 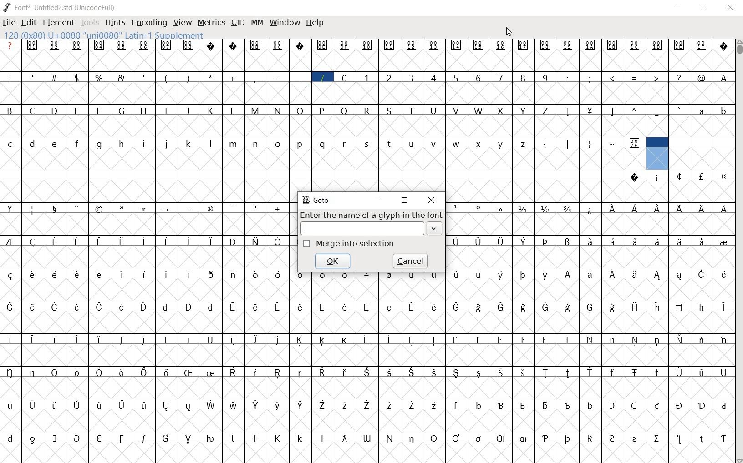 What do you see at coordinates (167, 241) in the screenshot?
I see `Symbol` at bounding box center [167, 241].